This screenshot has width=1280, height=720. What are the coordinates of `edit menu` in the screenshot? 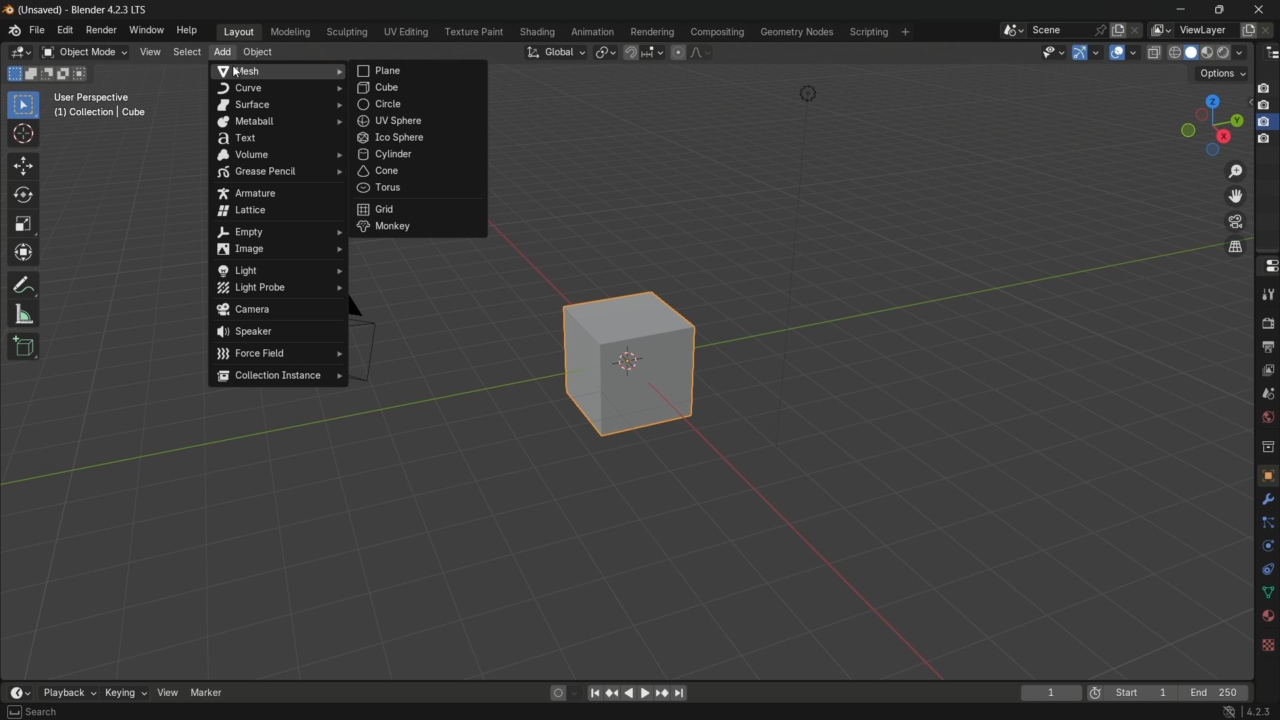 It's located at (64, 29).